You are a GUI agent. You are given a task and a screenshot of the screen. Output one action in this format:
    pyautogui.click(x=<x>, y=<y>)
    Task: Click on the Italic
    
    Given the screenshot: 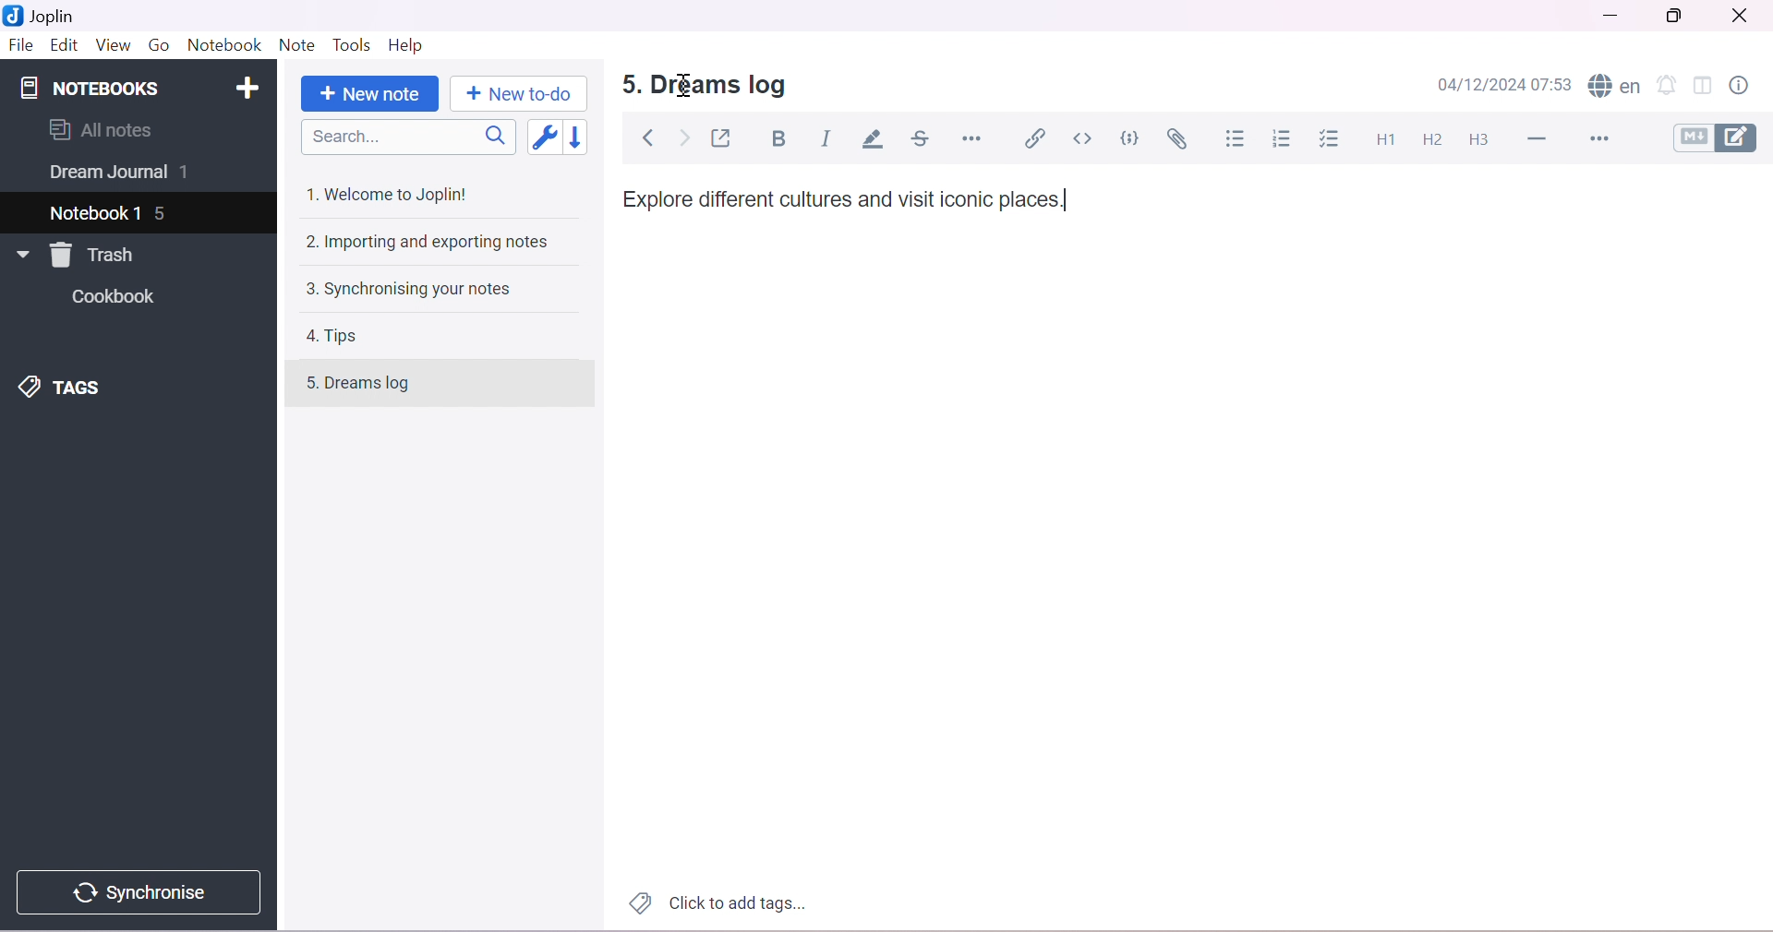 What is the action you would take?
    pyautogui.click(x=827, y=137)
    